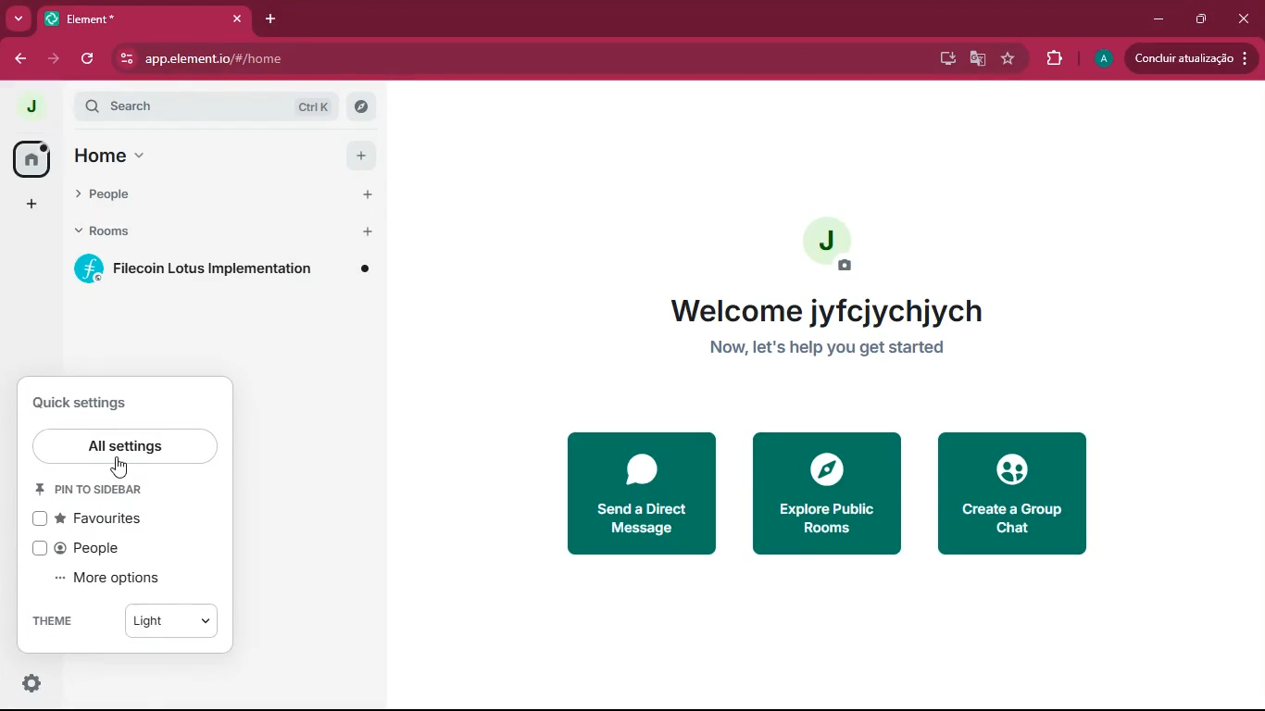  What do you see at coordinates (826, 311) in the screenshot?
I see `Welcome jyfcjychjych` at bounding box center [826, 311].